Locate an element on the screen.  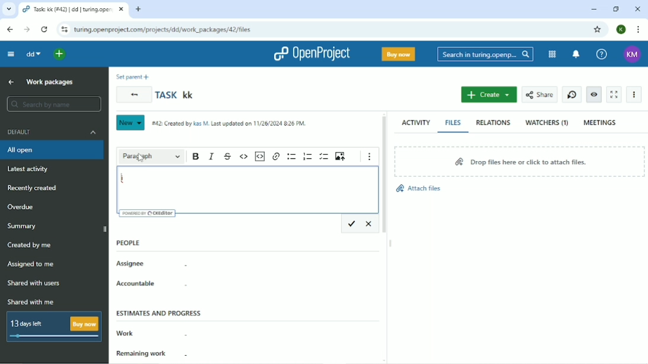
Back is located at coordinates (134, 94).